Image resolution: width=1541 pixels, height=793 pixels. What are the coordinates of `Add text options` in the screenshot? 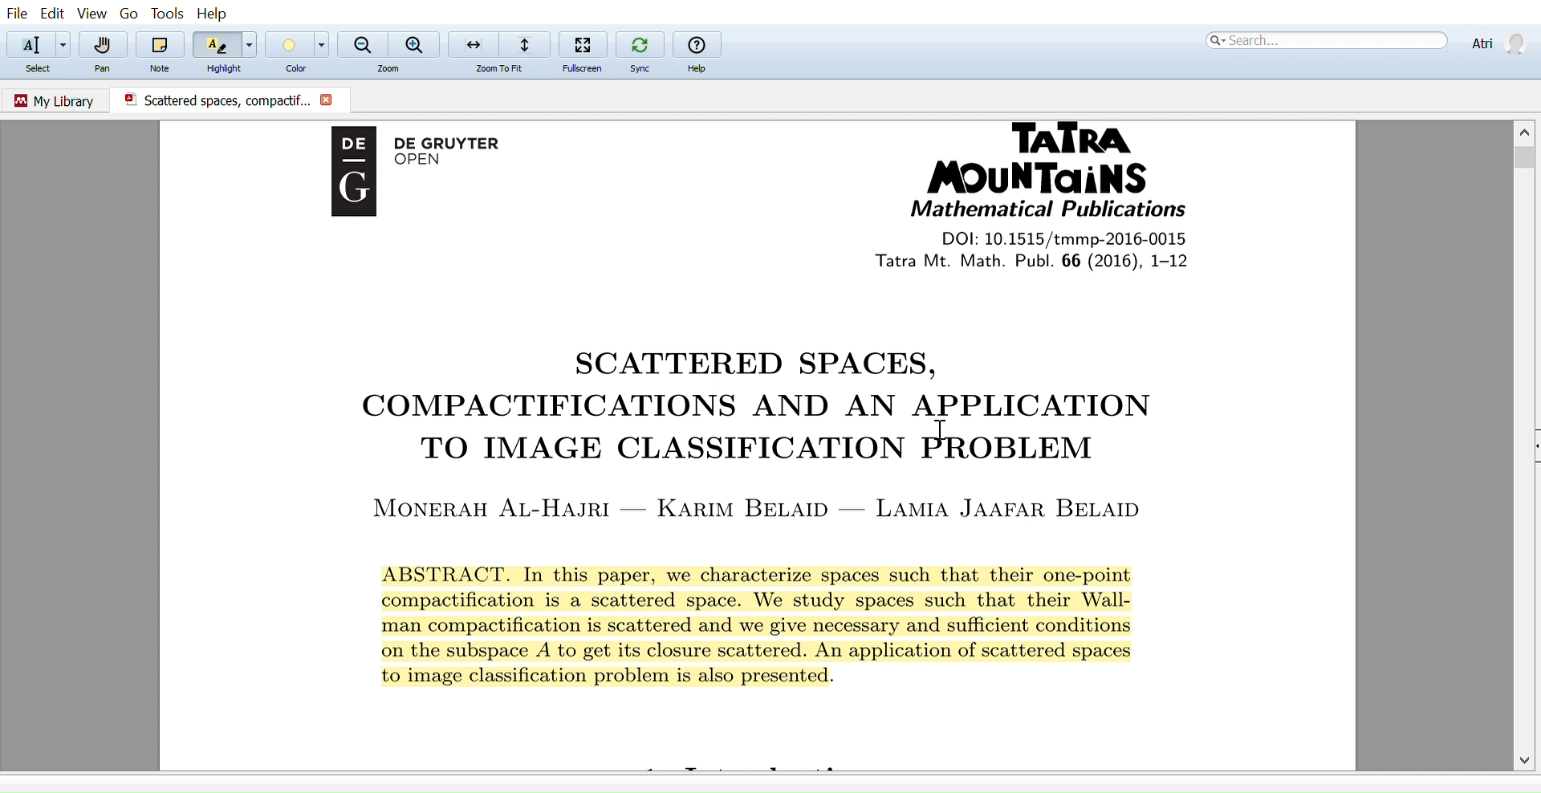 It's located at (64, 45).